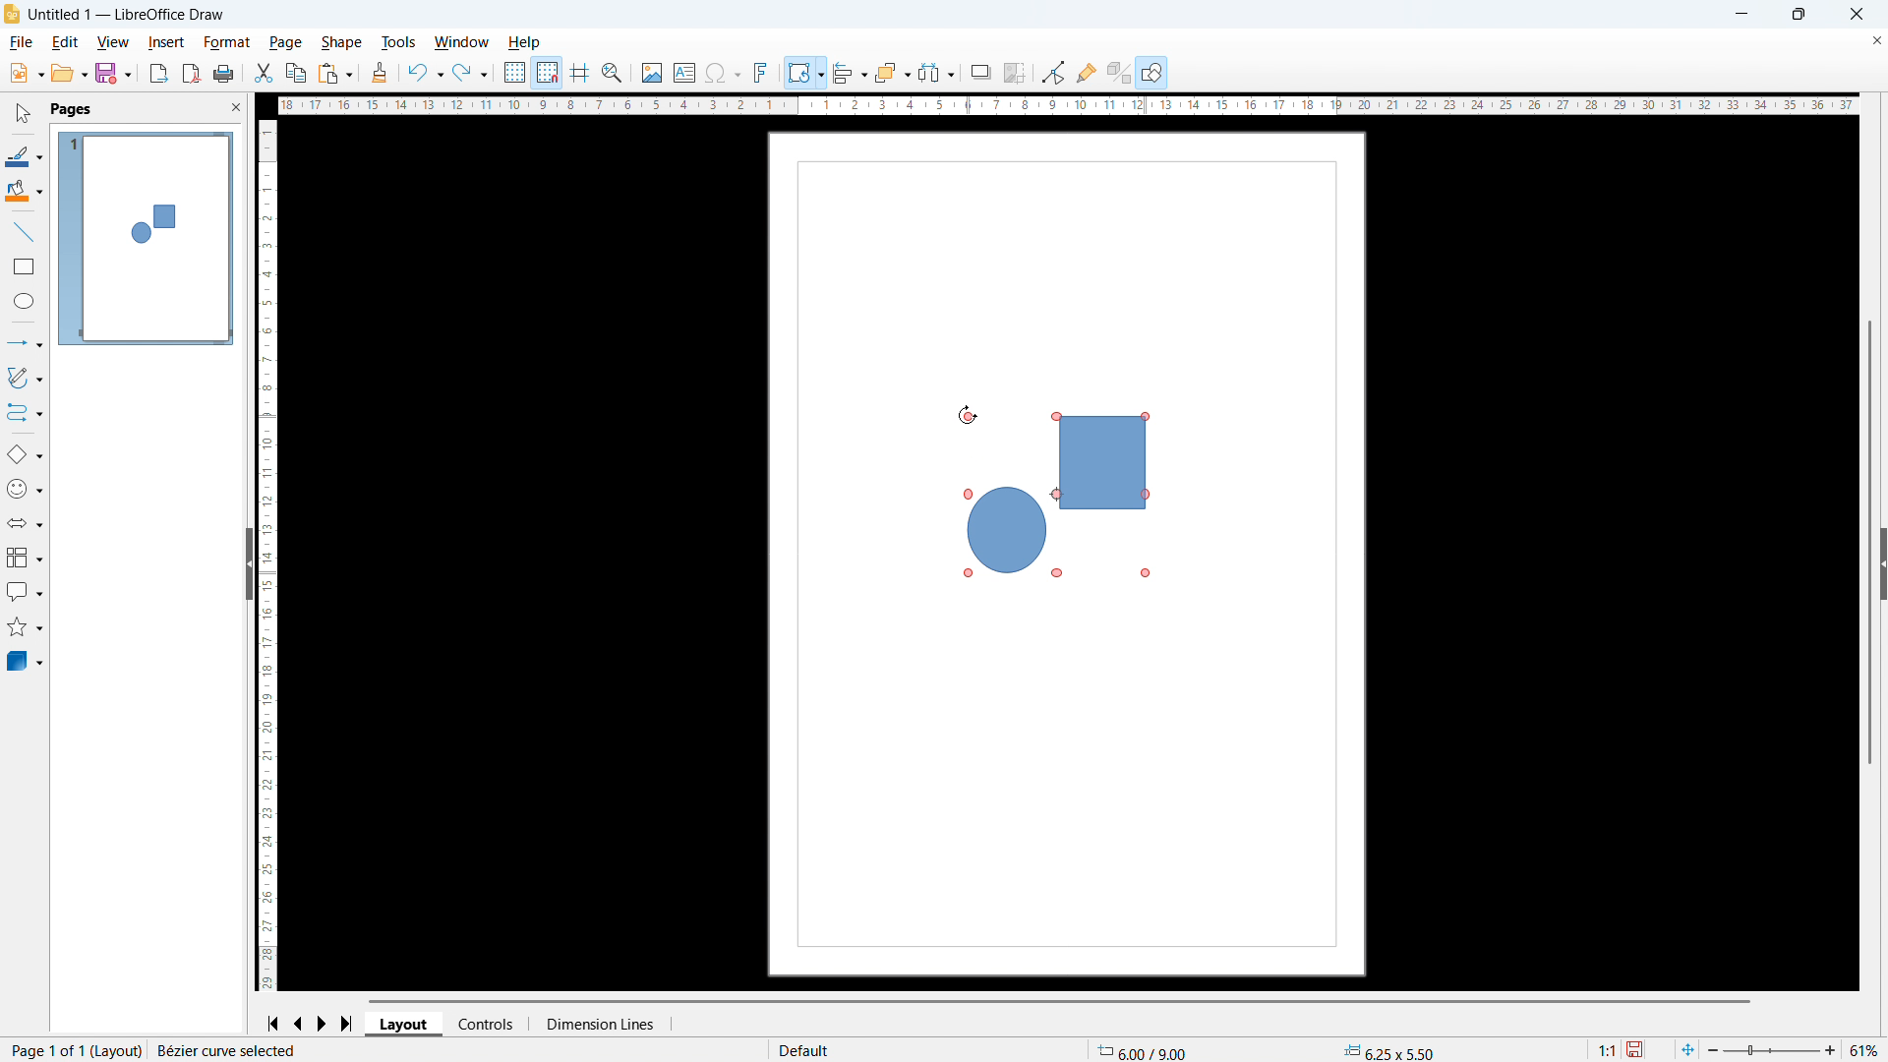  Describe the element at coordinates (299, 1025) in the screenshot. I see `Previous page ` at that location.